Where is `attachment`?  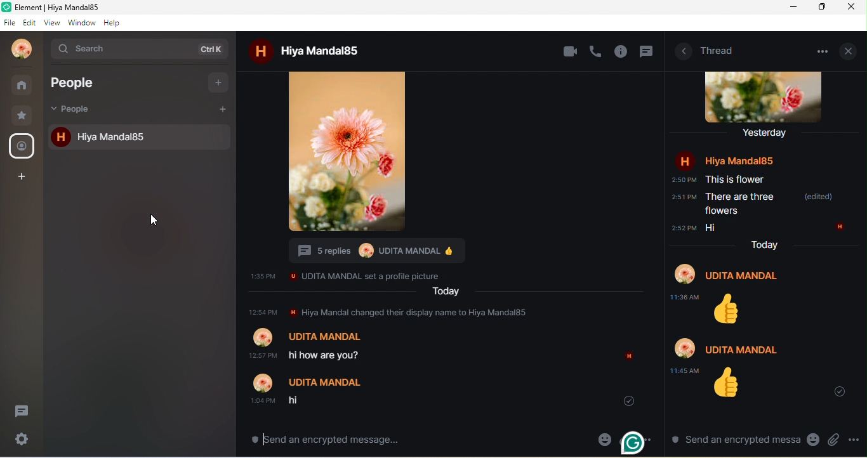
attachment is located at coordinates (833, 440).